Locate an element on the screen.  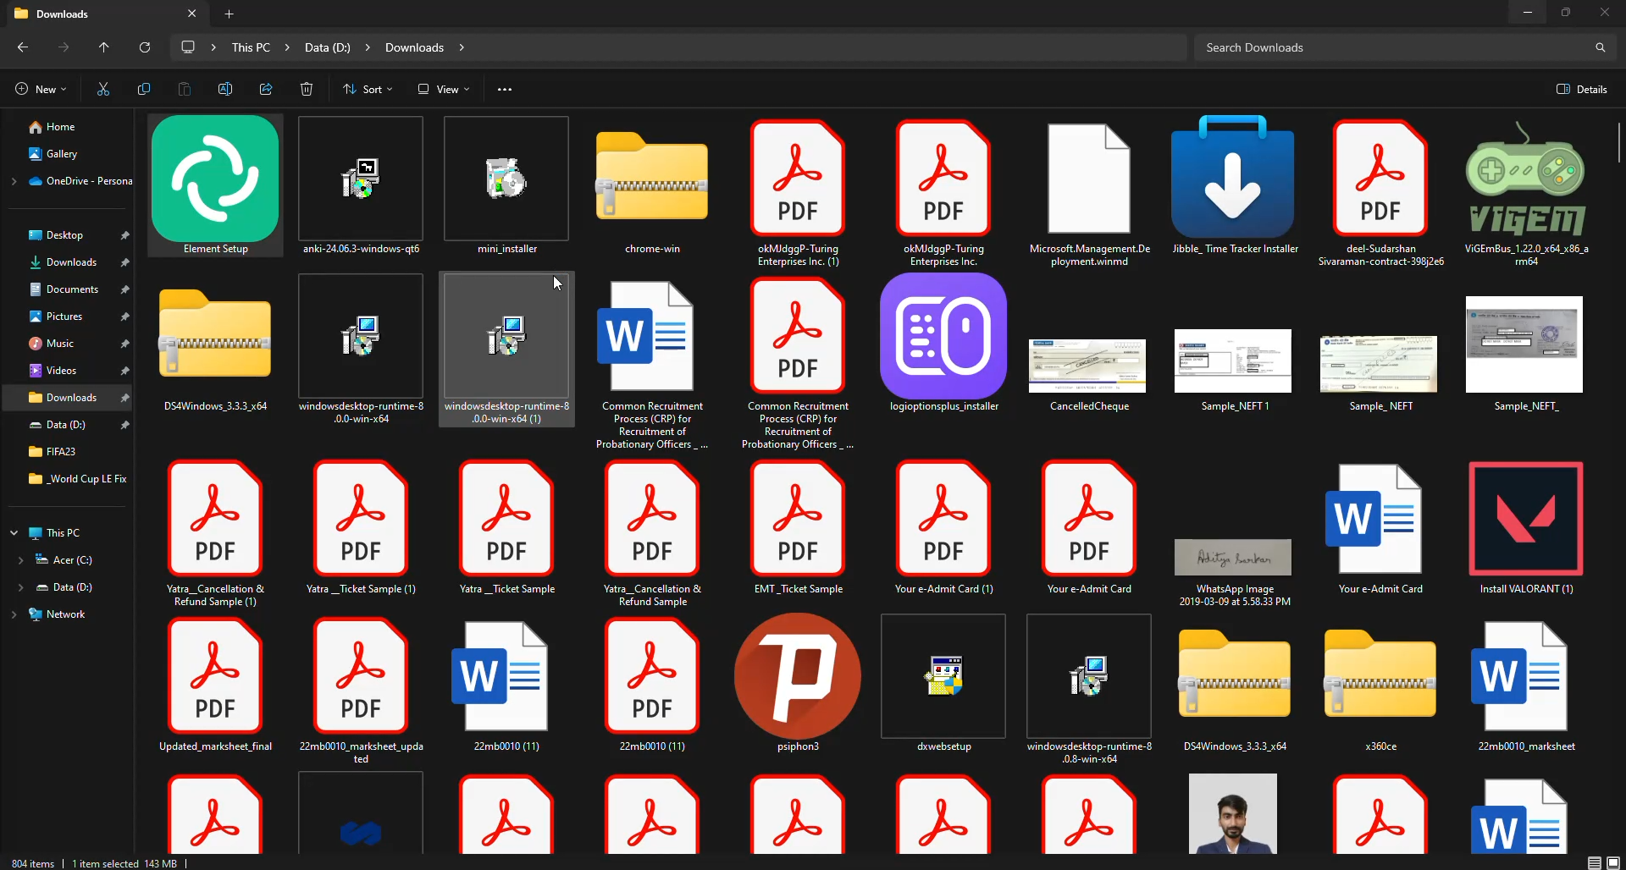
cursor is located at coordinates (561, 285).